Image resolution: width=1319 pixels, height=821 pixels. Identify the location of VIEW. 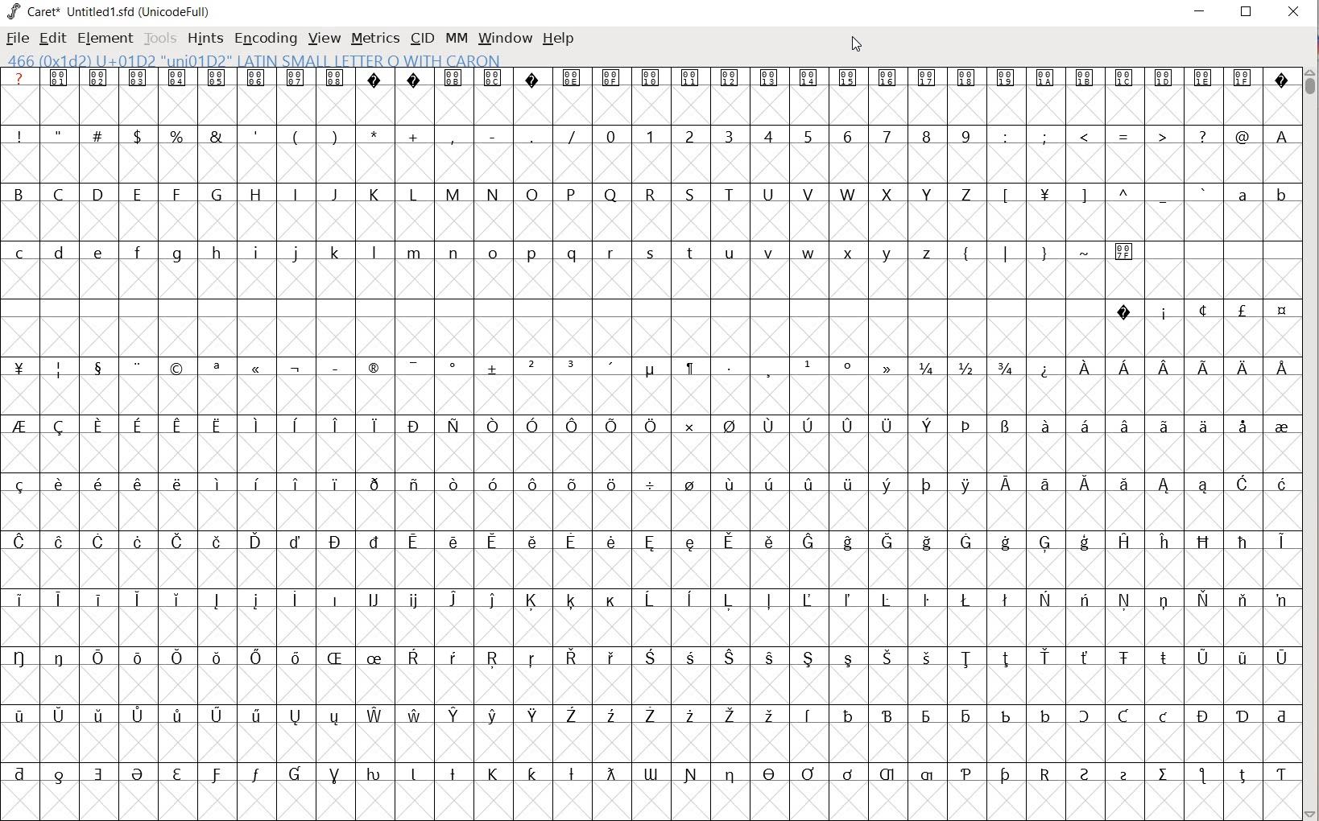
(324, 39).